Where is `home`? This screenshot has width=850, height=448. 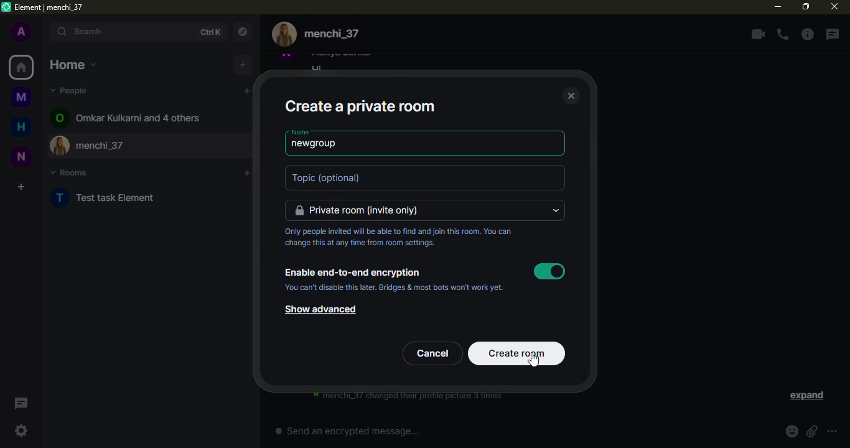
home is located at coordinates (73, 65).